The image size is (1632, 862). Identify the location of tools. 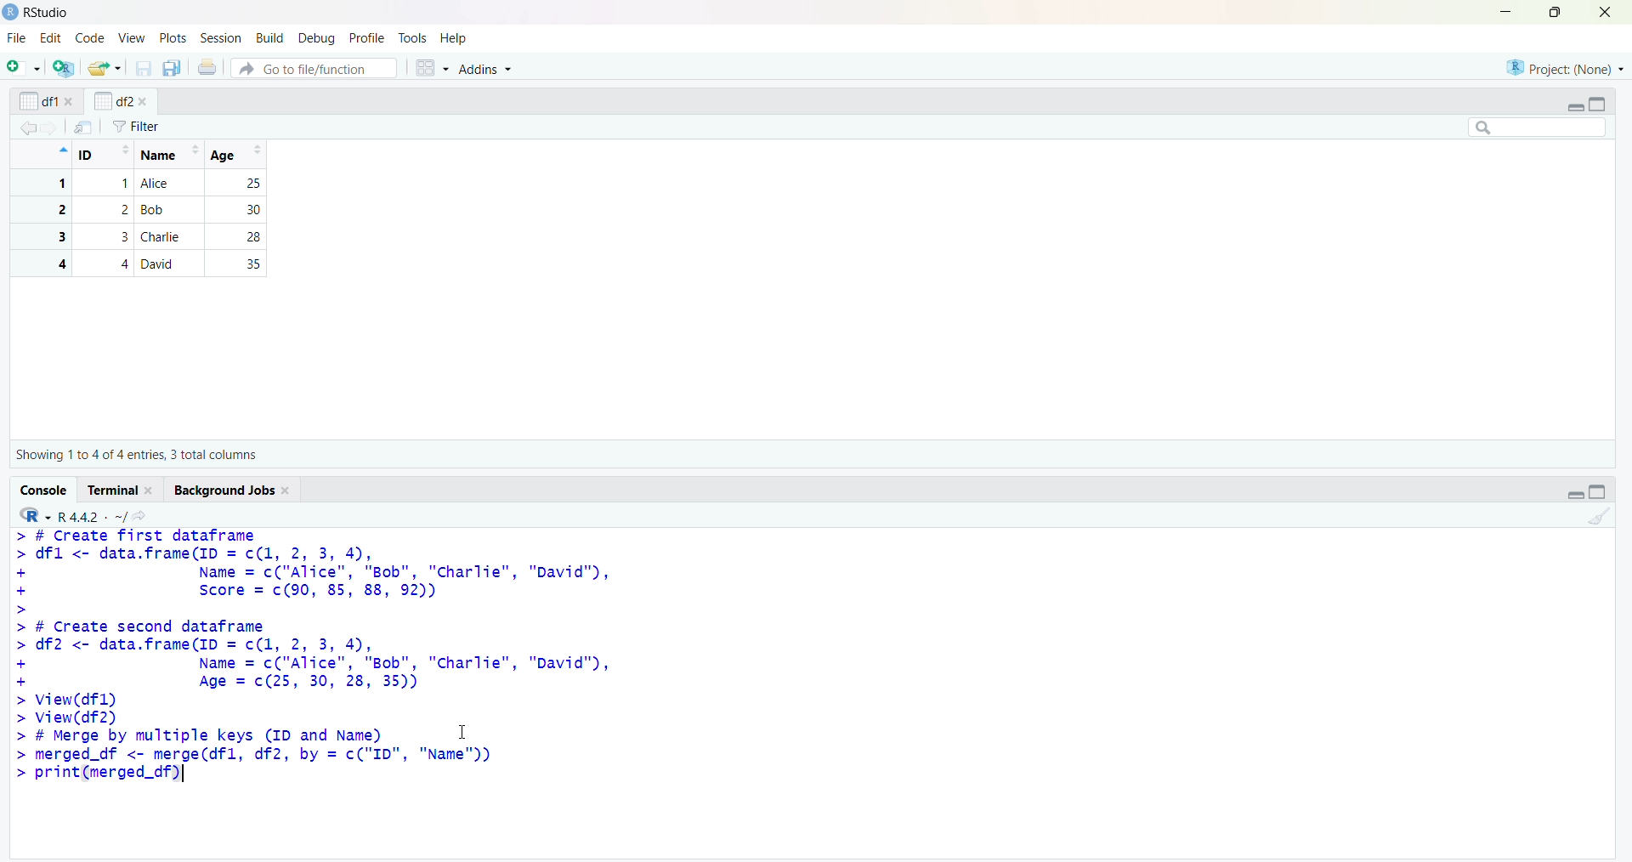
(413, 38).